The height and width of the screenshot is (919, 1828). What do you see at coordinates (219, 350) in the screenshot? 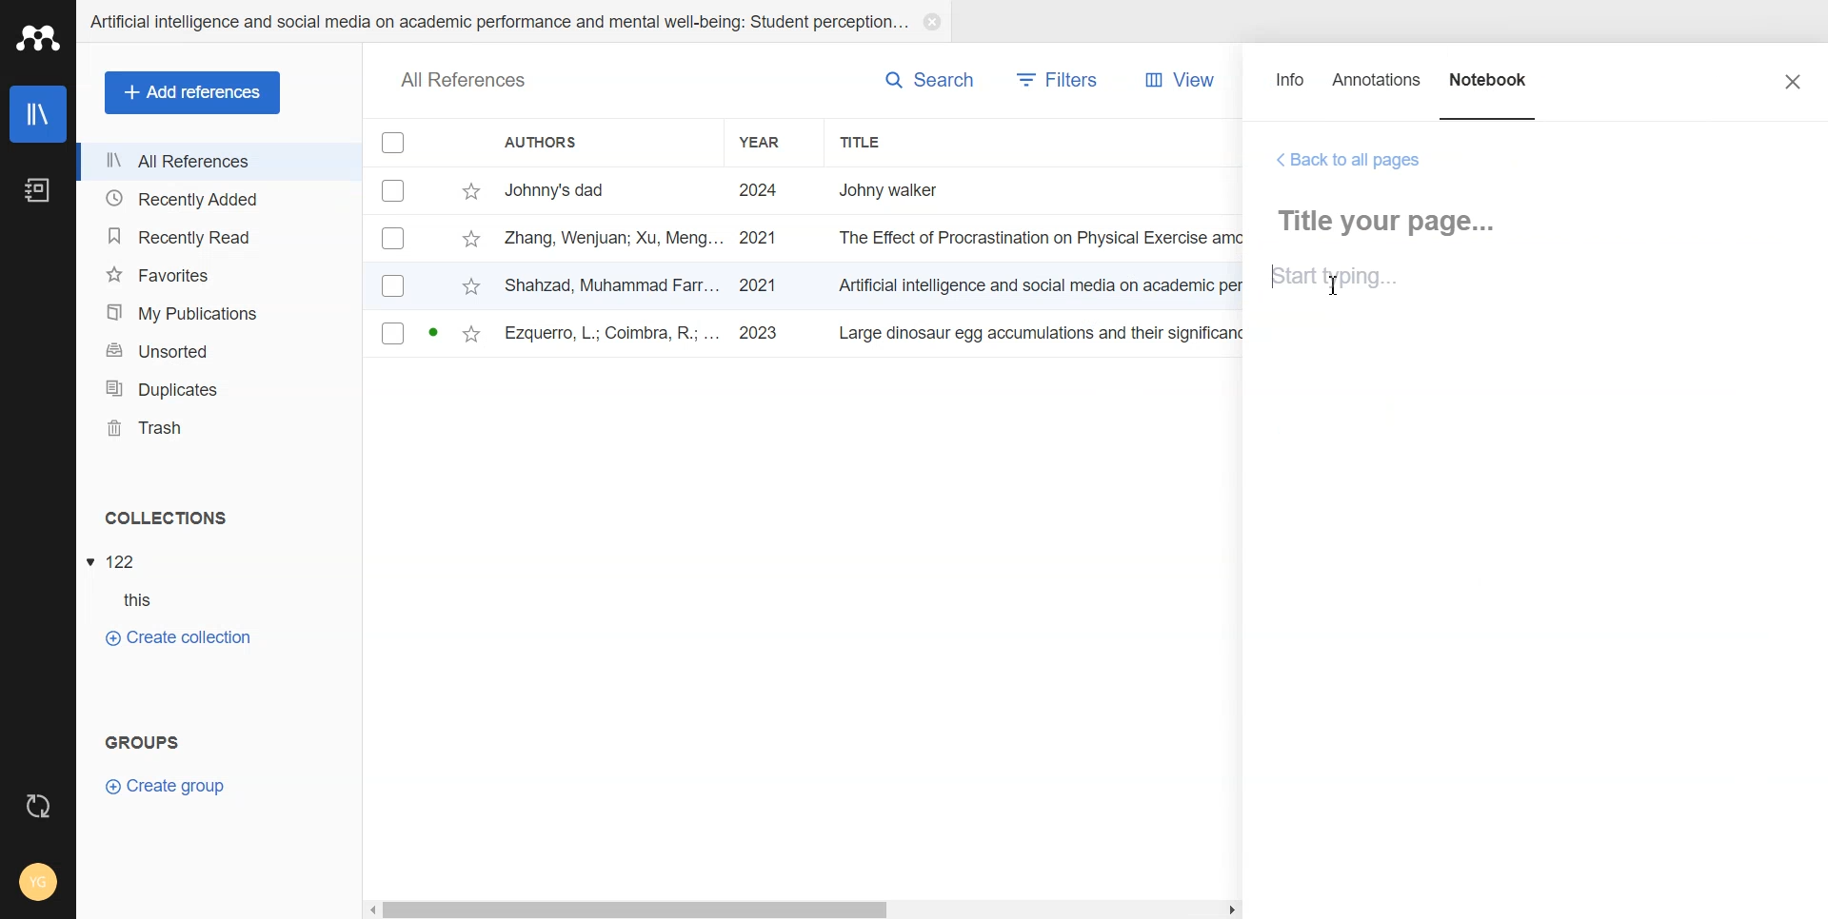
I see `Unsorted` at bounding box center [219, 350].